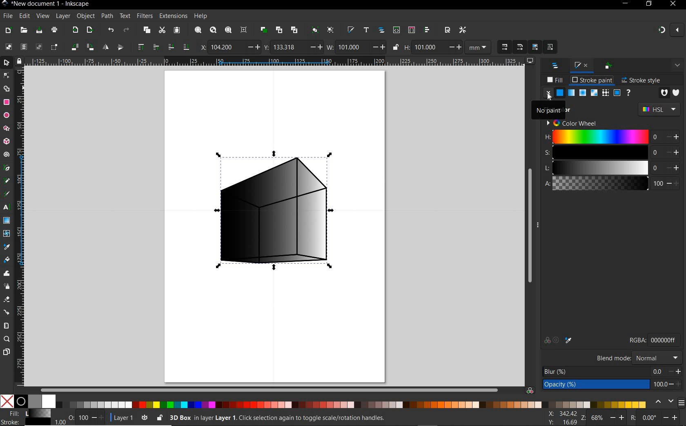 This screenshot has height=426, width=686. What do you see at coordinates (601, 167) in the screenshot?
I see `l` at bounding box center [601, 167].